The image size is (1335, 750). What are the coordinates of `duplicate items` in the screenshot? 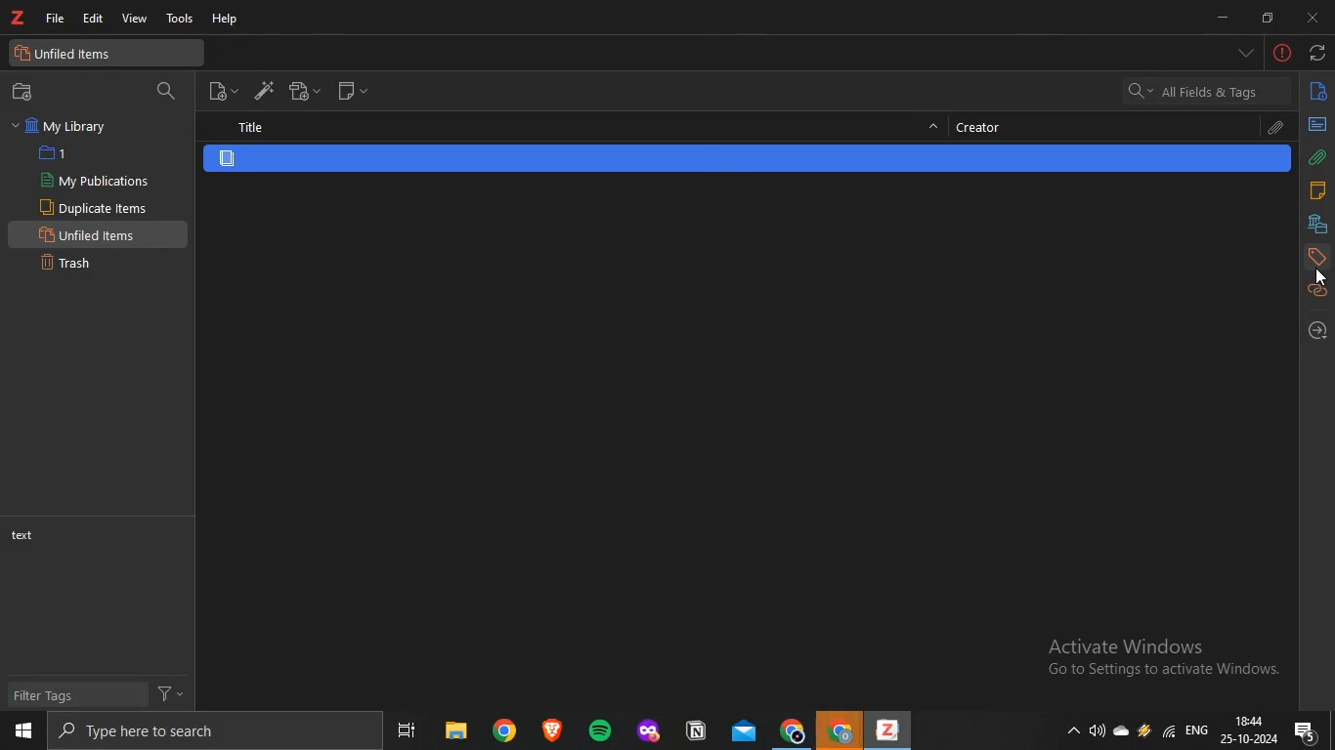 It's located at (97, 207).